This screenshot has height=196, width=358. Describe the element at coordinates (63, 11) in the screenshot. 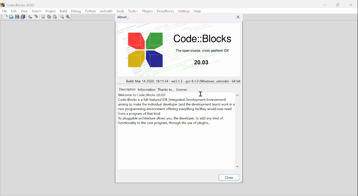

I see `Build` at that location.